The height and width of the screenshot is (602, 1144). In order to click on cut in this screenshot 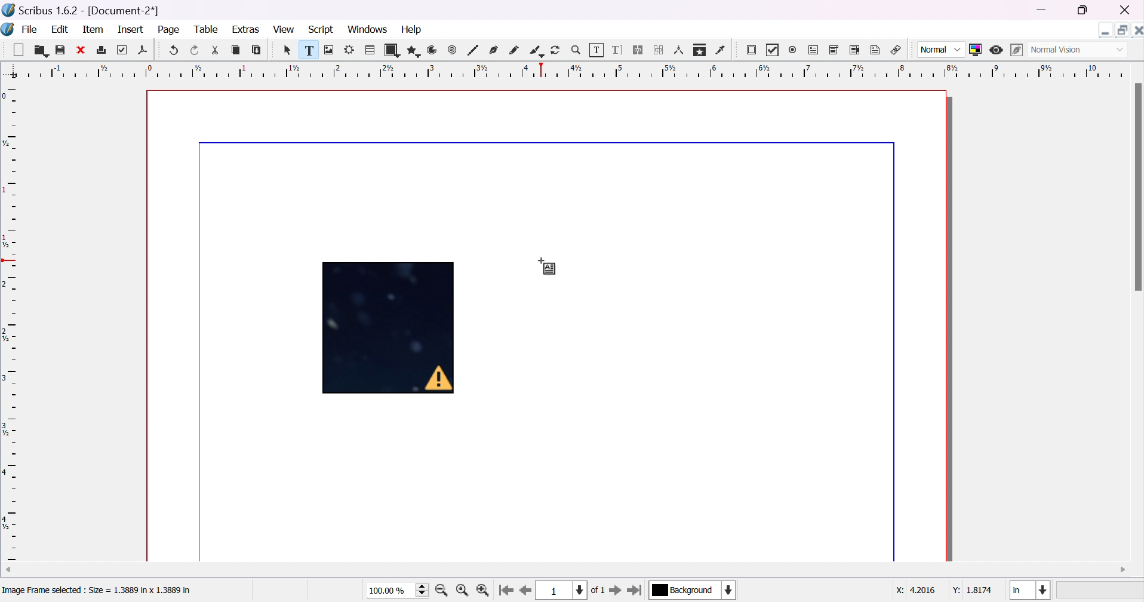, I will do `click(214, 50)`.